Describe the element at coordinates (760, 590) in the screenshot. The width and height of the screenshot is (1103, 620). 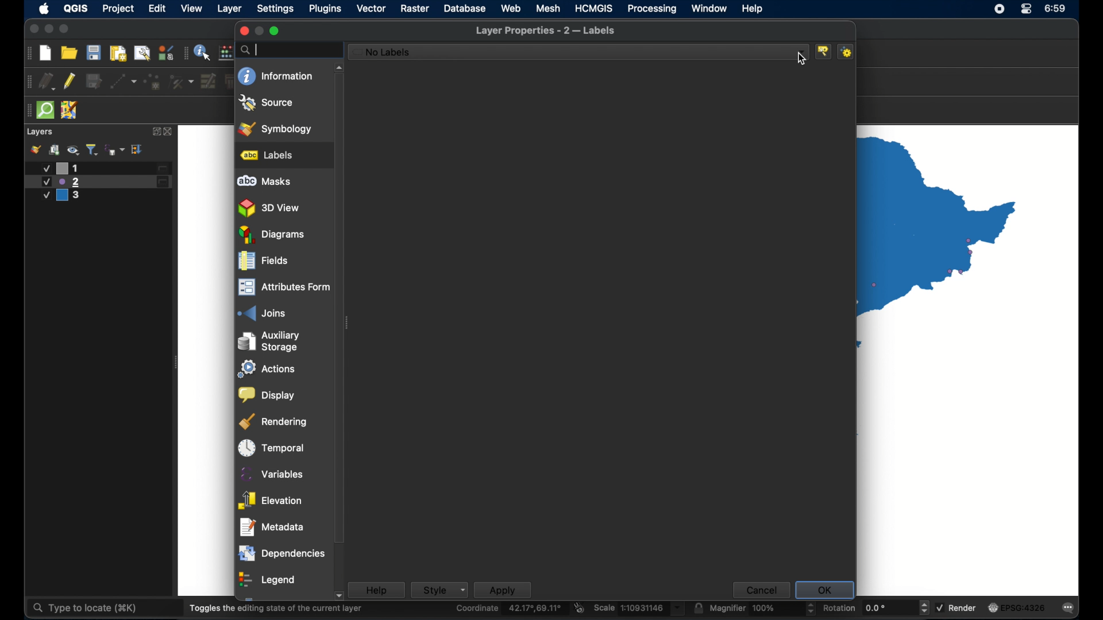
I see `cancel` at that location.